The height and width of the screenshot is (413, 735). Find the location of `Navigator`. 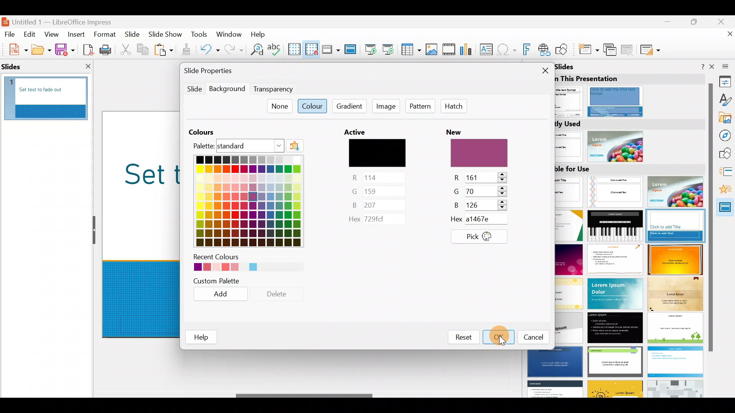

Navigator is located at coordinates (726, 135).